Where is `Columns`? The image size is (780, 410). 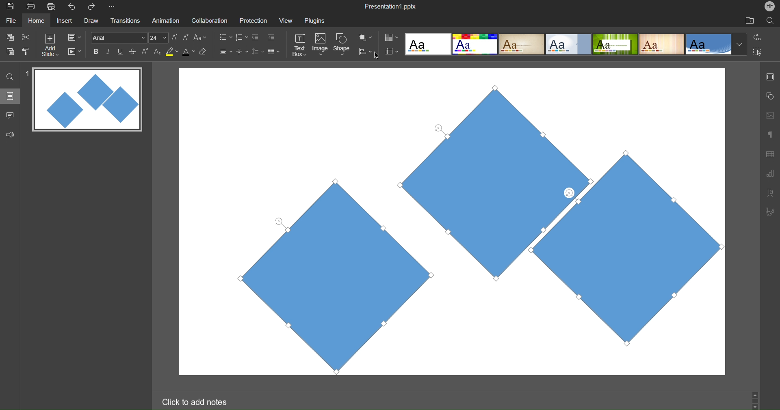
Columns is located at coordinates (274, 51).